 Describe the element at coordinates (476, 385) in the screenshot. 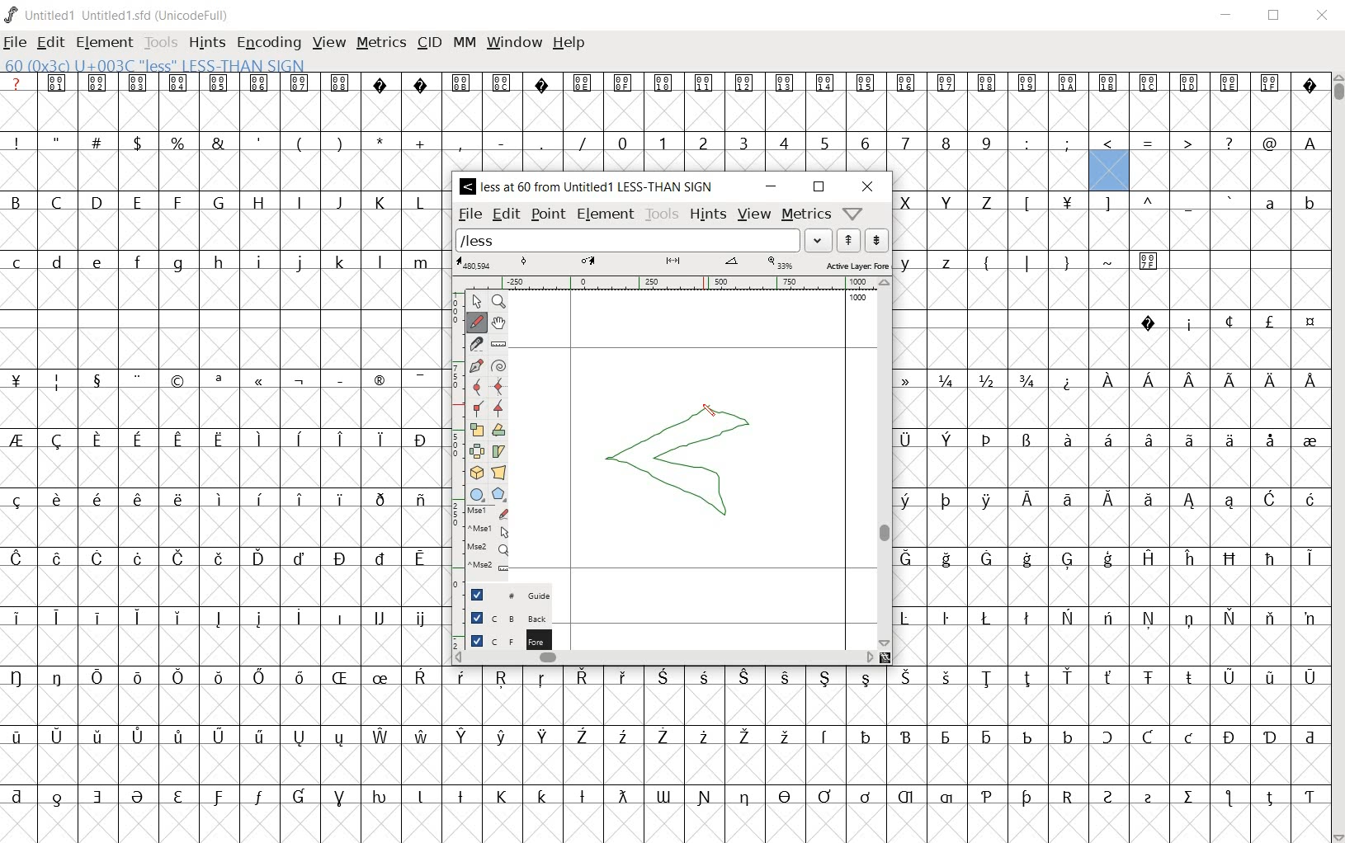

I see `add a curve point` at that location.